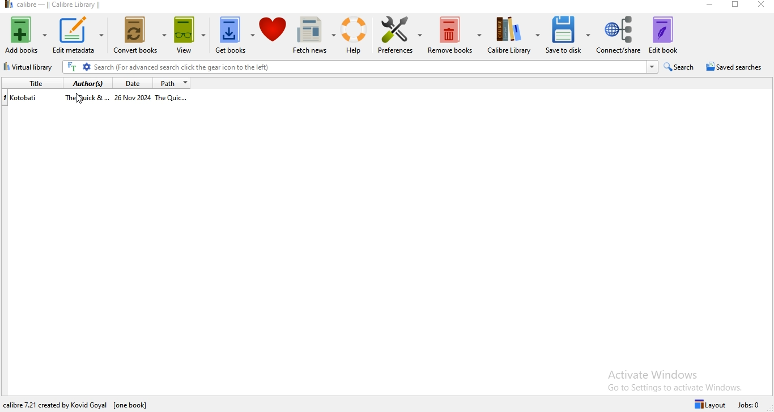  Describe the element at coordinates (567, 36) in the screenshot. I see `save to disk` at that location.